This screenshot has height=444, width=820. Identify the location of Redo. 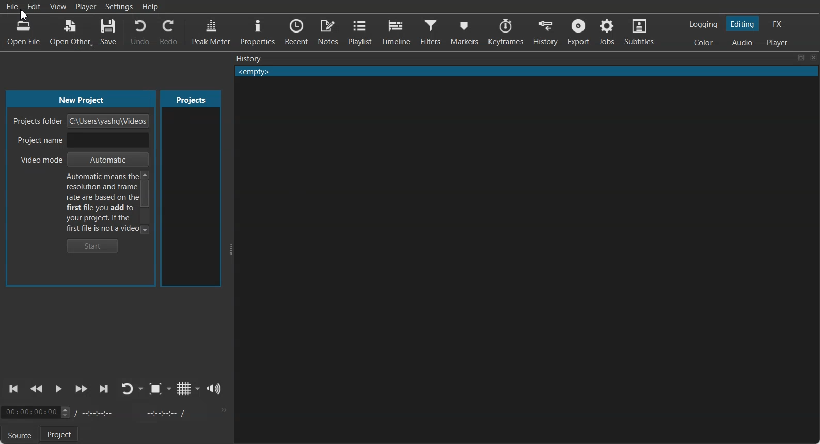
(169, 31).